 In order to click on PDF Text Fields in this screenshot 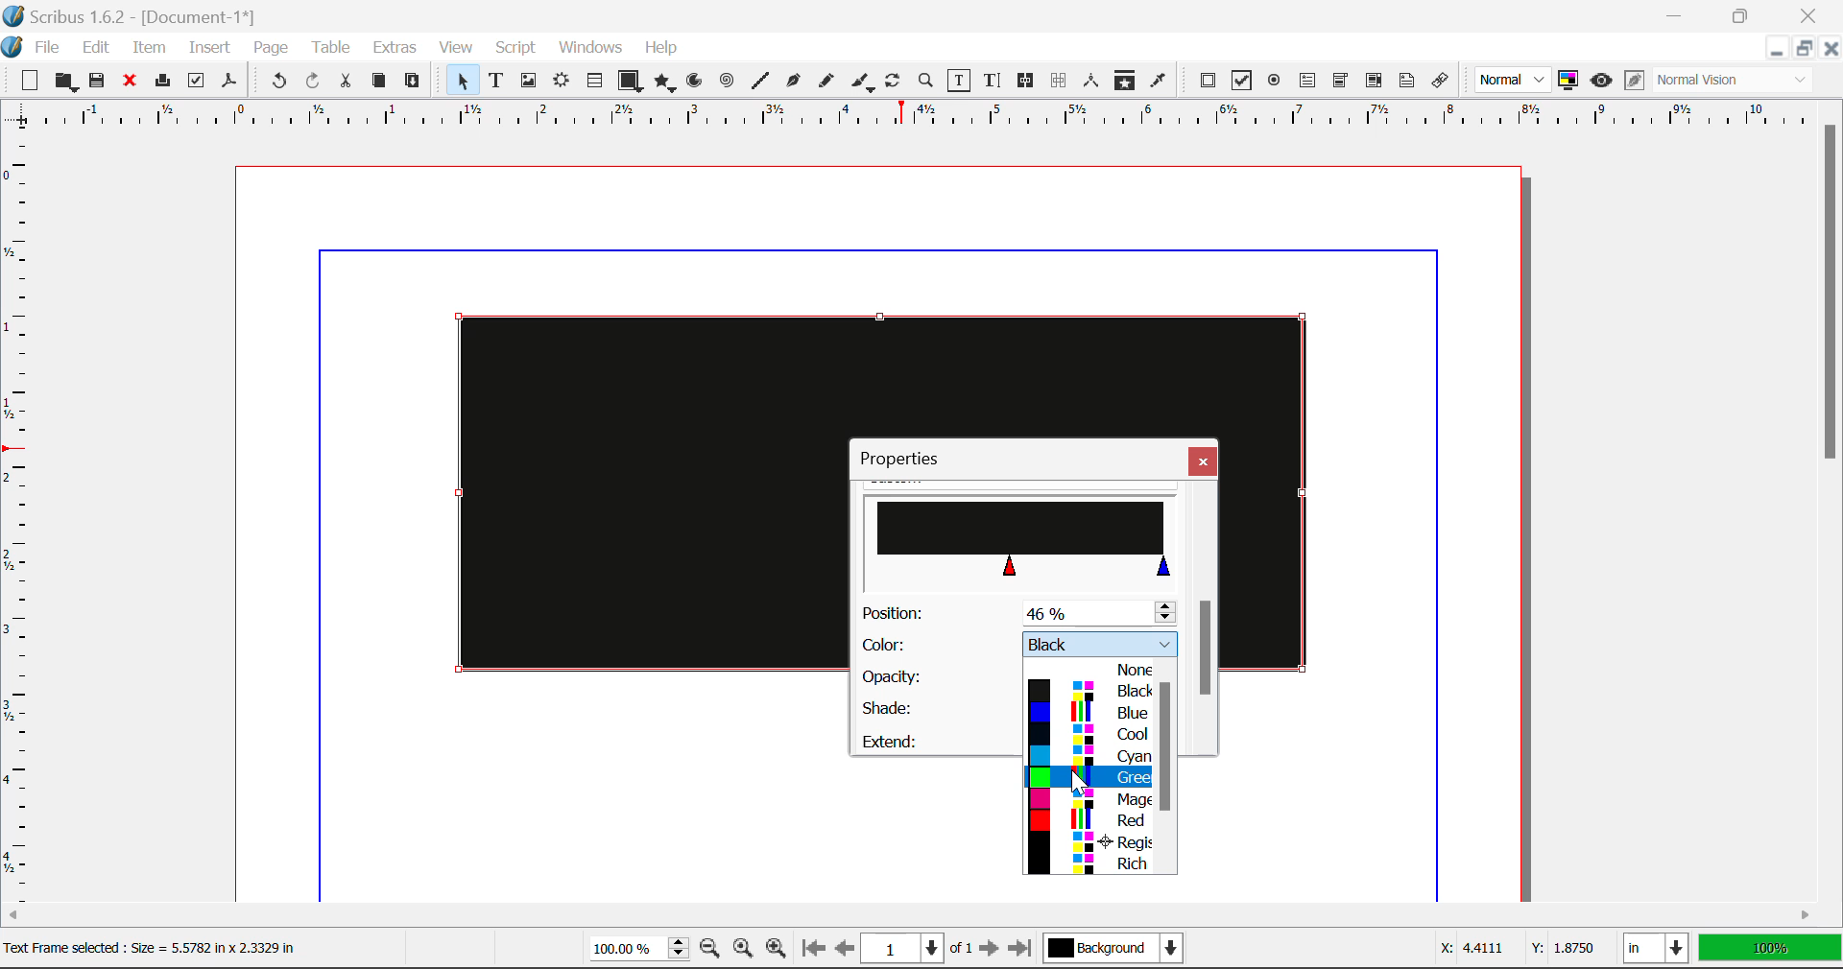, I will do `click(1307, 81)`.